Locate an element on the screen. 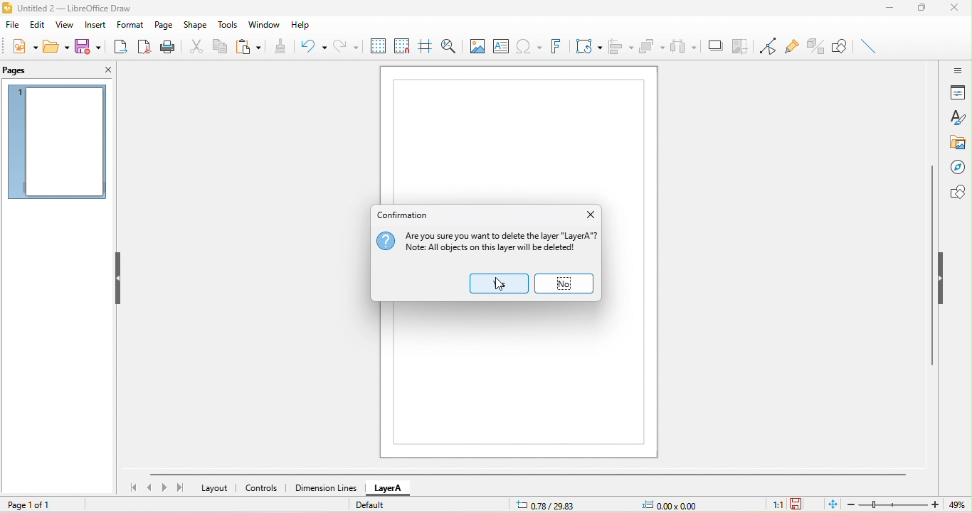 Image resolution: width=972 pixels, height=513 pixels. icon is located at coordinates (385, 242).